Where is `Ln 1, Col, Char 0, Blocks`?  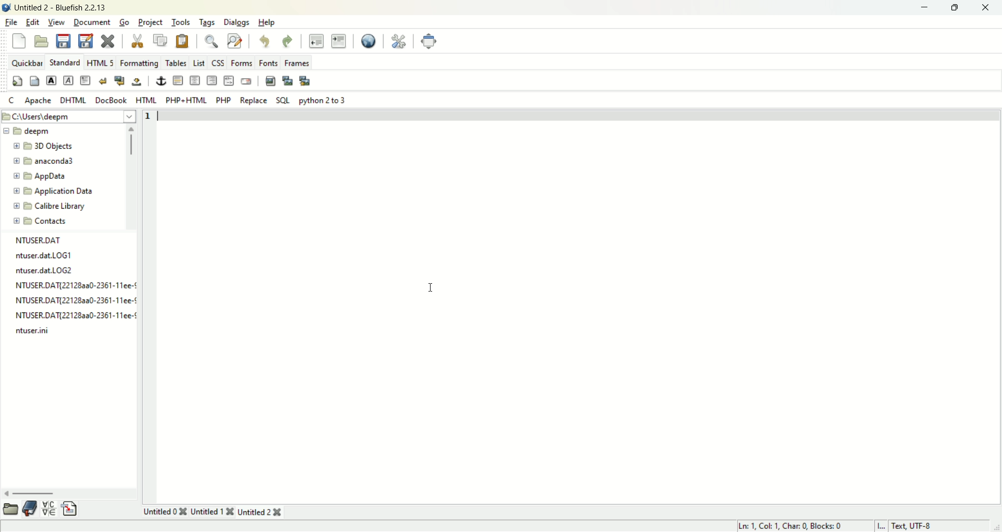 Ln 1, Col, Char 0, Blocks is located at coordinates (793, 525).